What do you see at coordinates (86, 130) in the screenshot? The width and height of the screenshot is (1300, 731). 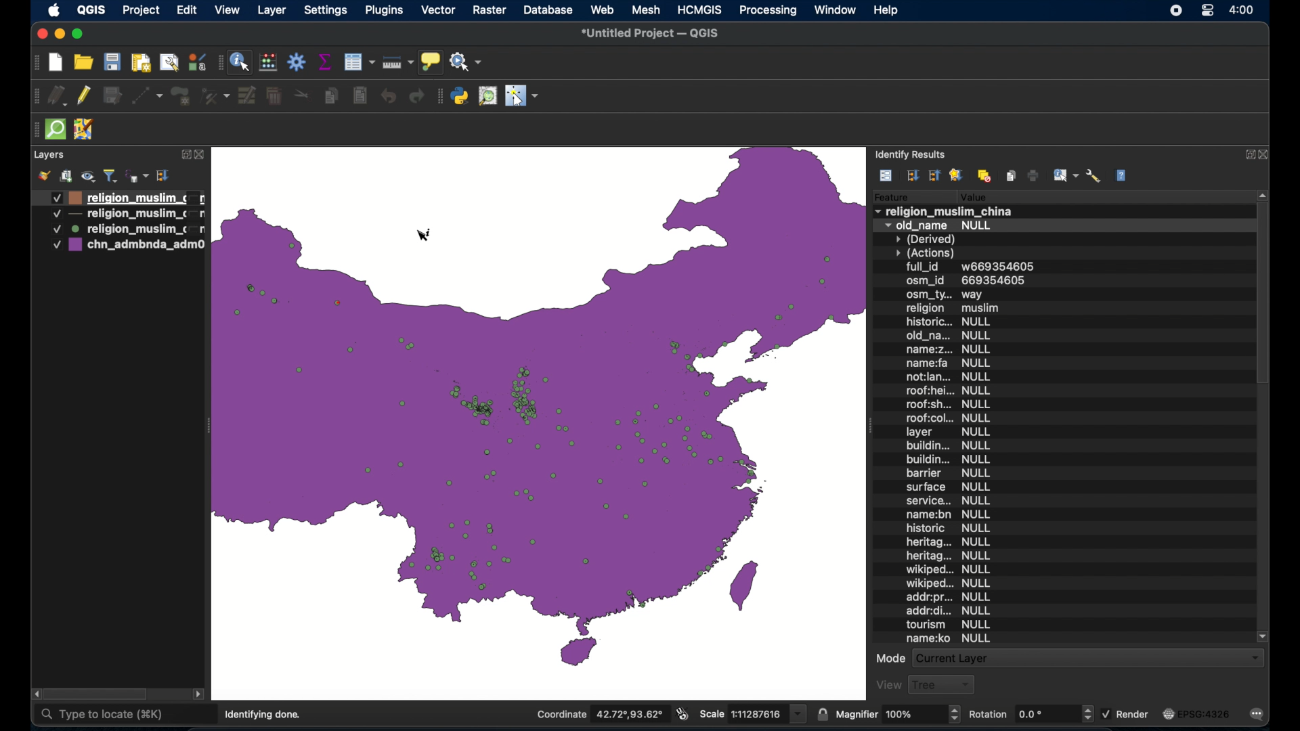 I see `jsom remote` at bounding box center [86, 130].